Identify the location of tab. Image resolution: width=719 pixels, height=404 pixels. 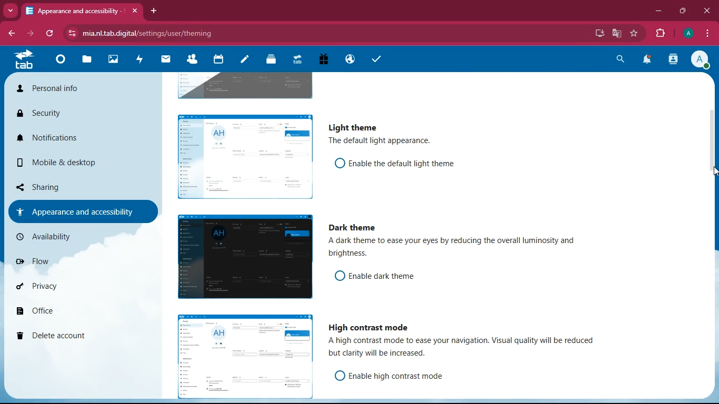
(22, 62).